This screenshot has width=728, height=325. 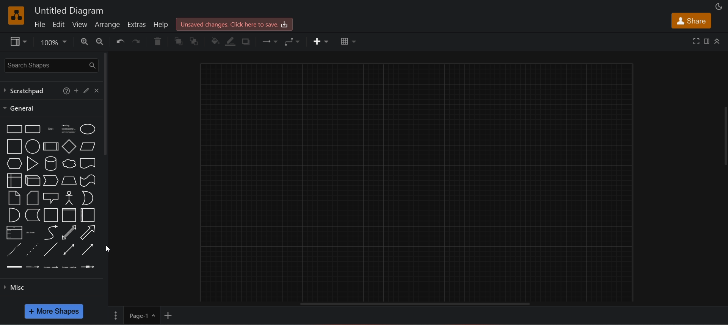 I want to click on dotted line, so click(x=33, y=250).